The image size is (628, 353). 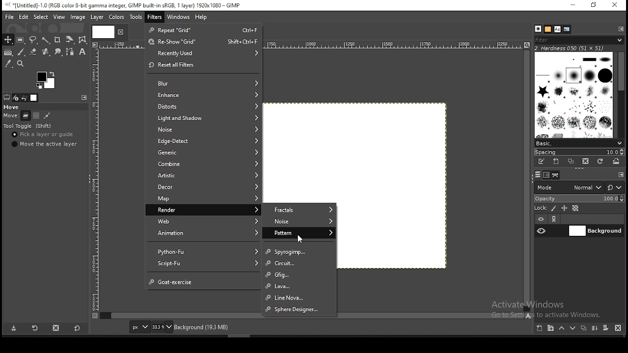 I want to click on animation, so click(x=202, y=233).